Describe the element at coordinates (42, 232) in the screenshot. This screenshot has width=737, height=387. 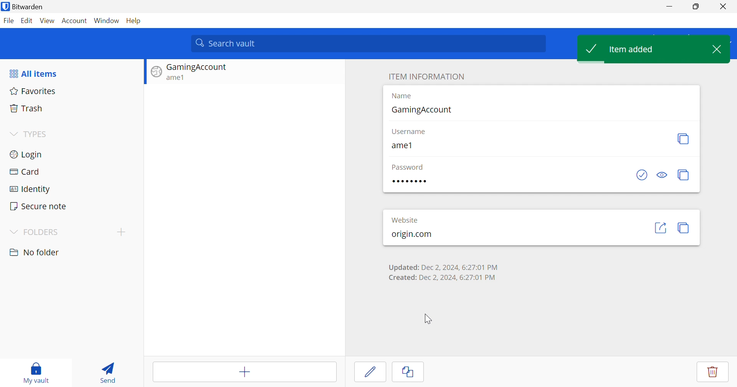
I see `FOLDERS` at that location.